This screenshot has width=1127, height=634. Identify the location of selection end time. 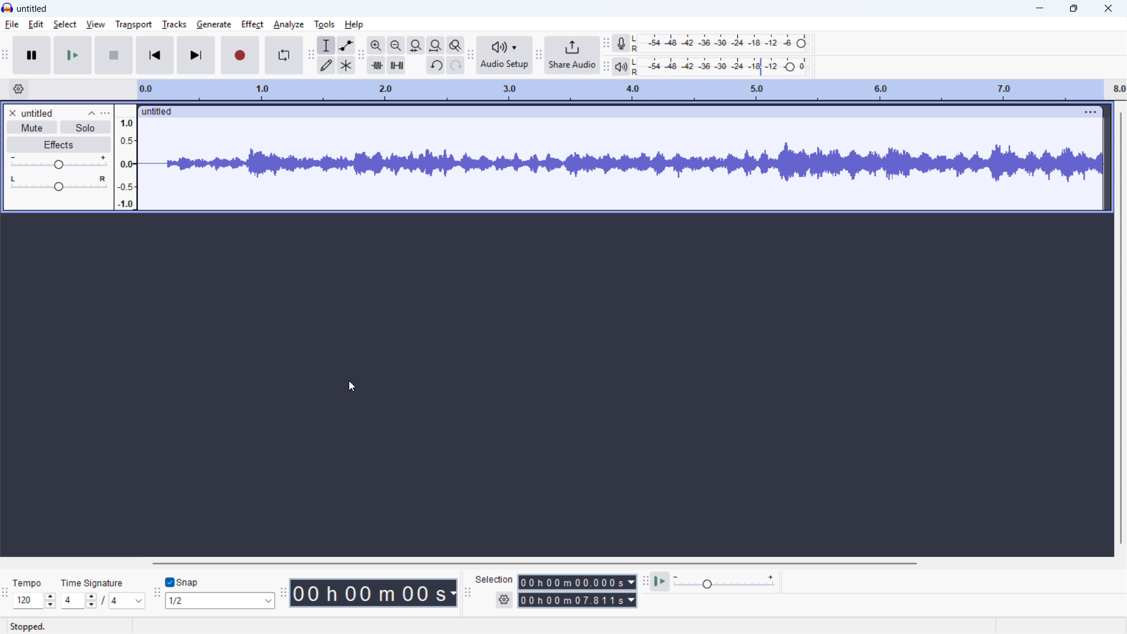
(577, 601).